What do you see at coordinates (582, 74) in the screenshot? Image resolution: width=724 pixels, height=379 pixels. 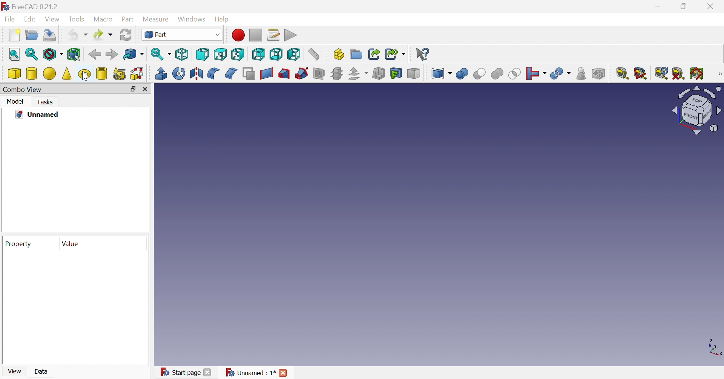 I see `` at bounding box center [582, 74].